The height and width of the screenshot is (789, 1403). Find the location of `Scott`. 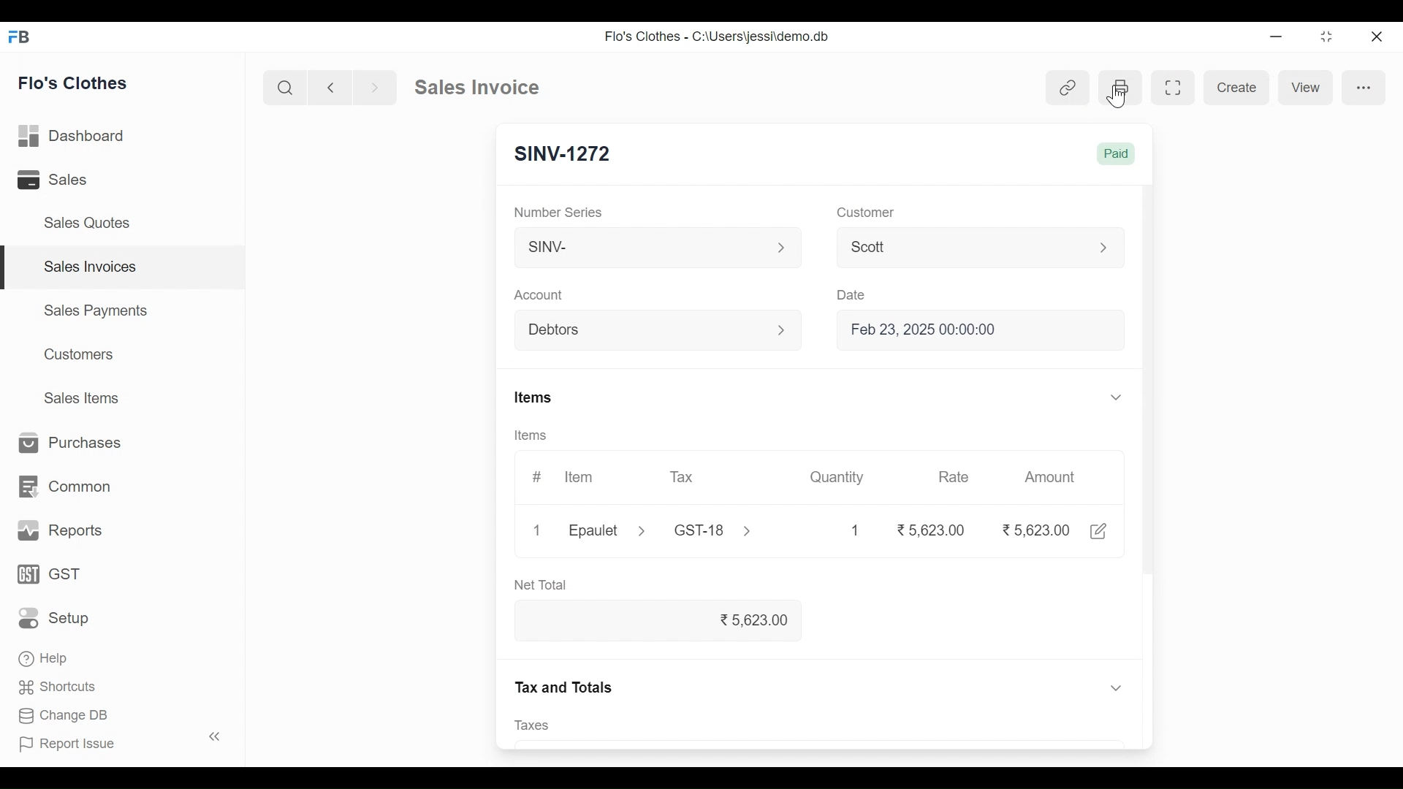

Scott is located at coordinates (970, 249).